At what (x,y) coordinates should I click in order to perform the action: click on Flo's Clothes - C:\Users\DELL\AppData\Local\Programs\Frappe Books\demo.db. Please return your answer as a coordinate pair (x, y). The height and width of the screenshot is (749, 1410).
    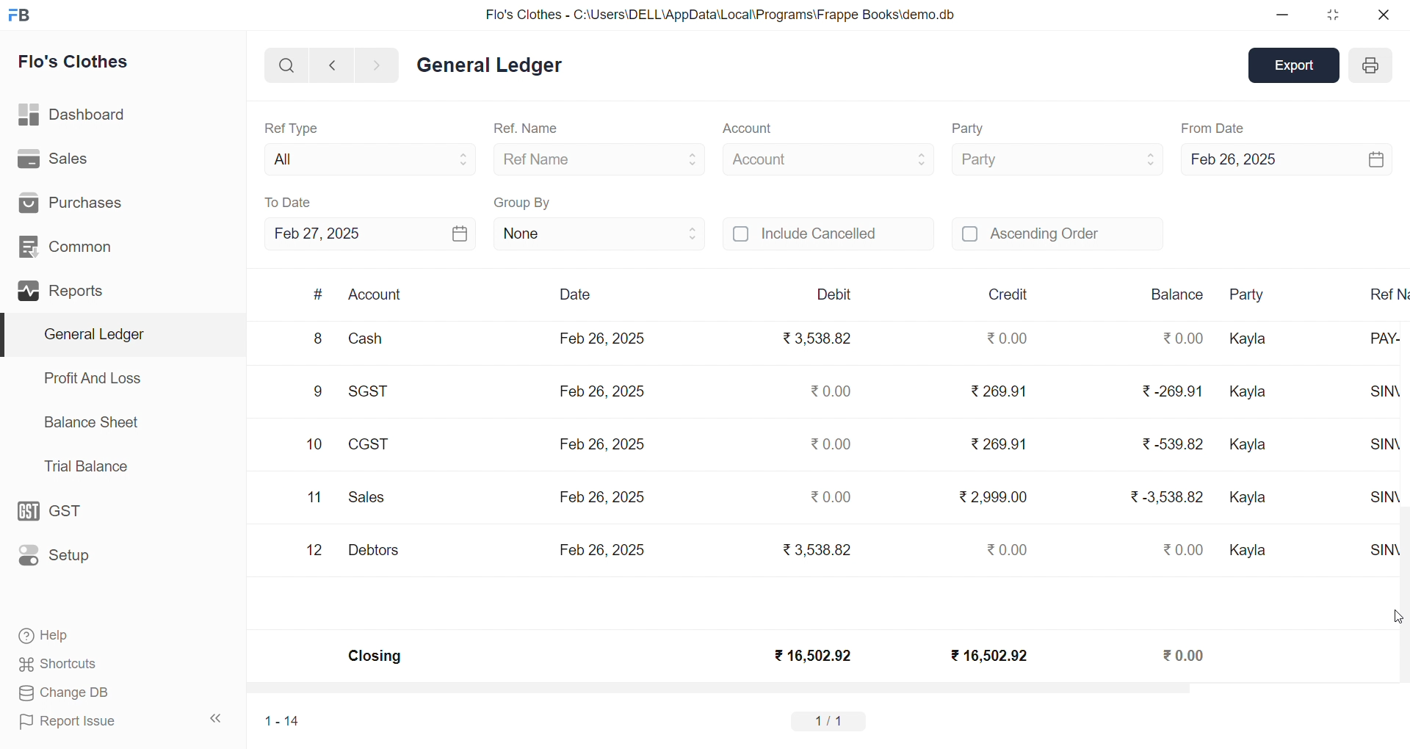
    Looking at the image, I should click on (719, 13).